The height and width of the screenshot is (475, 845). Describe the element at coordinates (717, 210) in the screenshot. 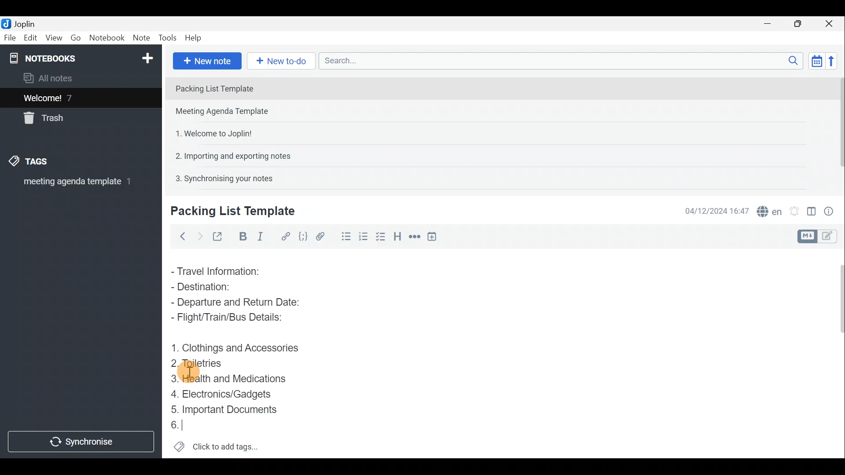

I see `Date & time` at that location.